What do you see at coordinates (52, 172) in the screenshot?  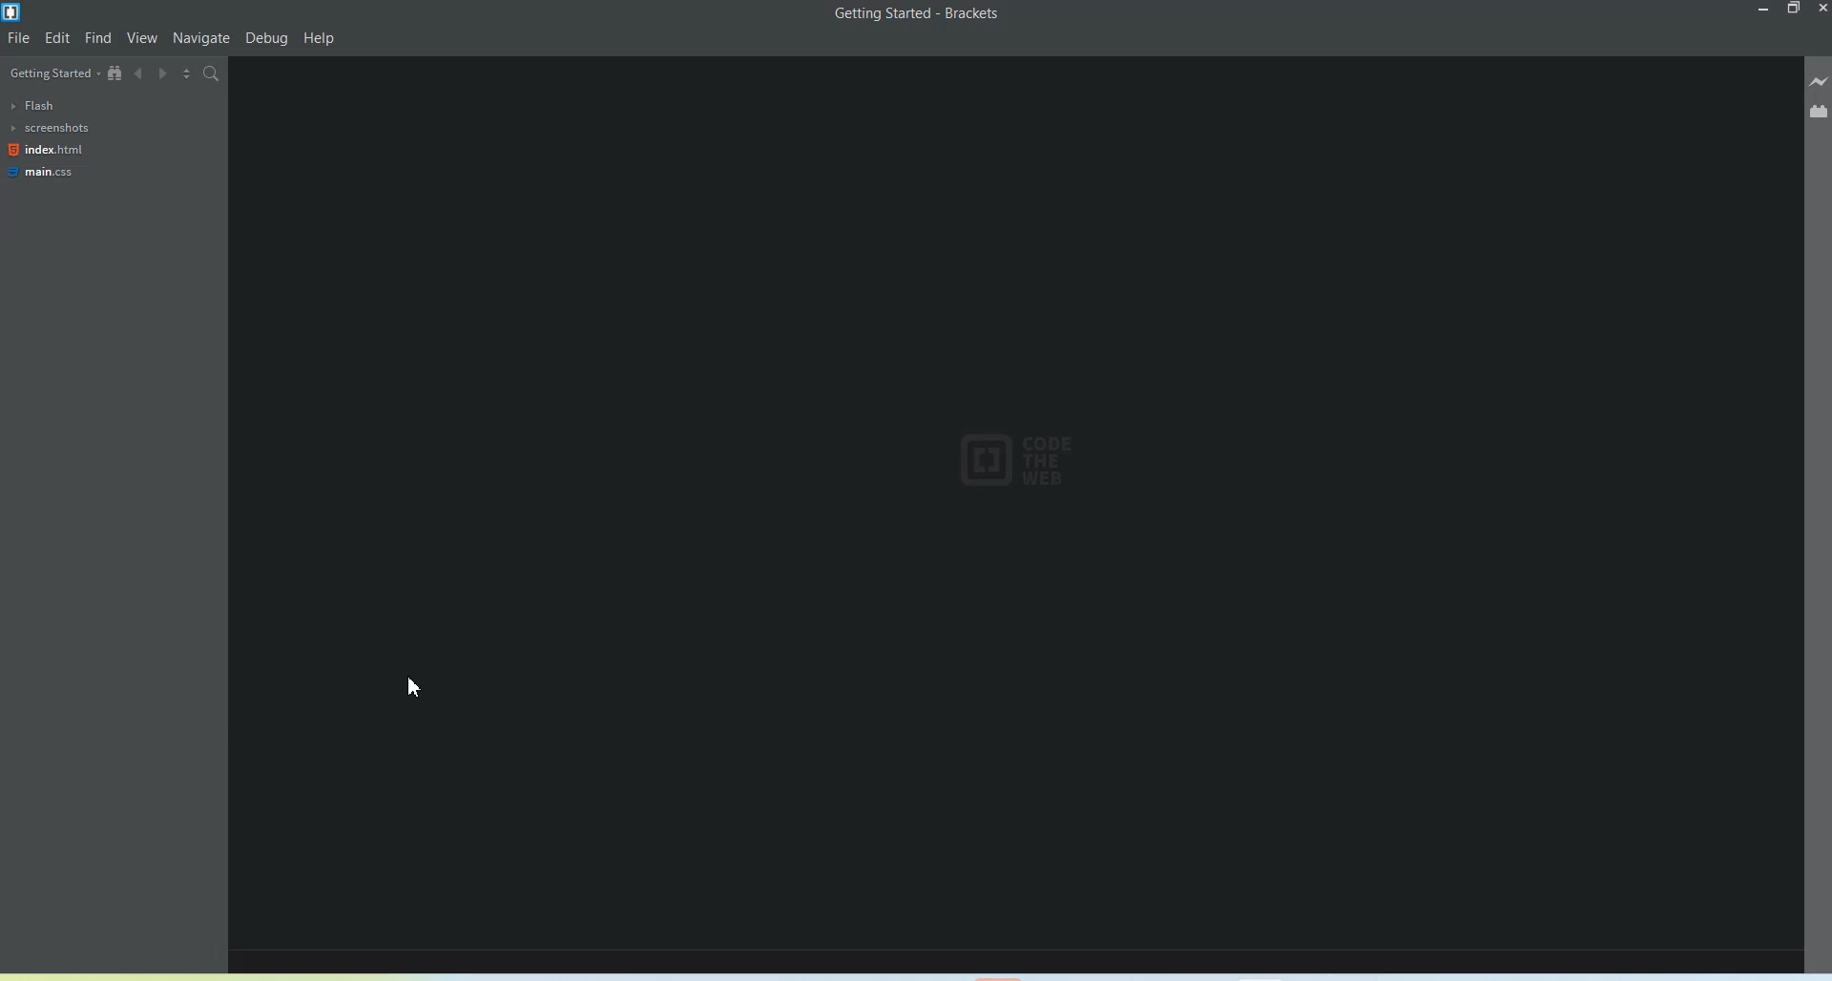 I see `main.css` at bounding box center [52, 172].